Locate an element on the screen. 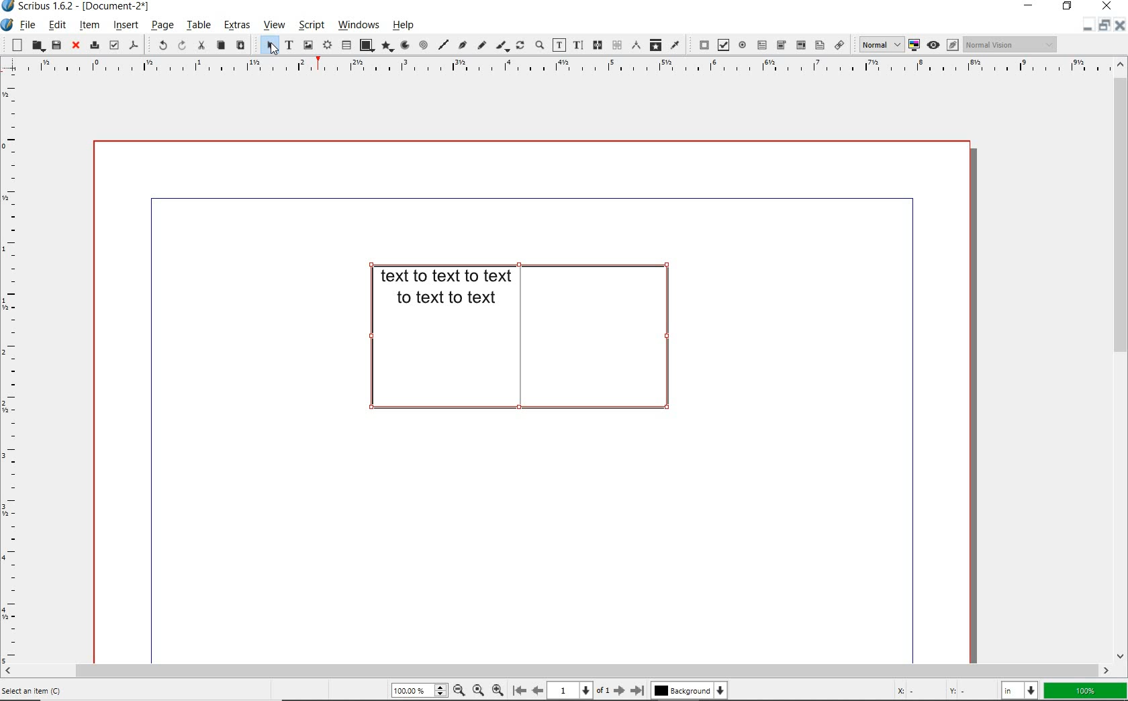  edit text with story editor is located at coordinates (577, 46).